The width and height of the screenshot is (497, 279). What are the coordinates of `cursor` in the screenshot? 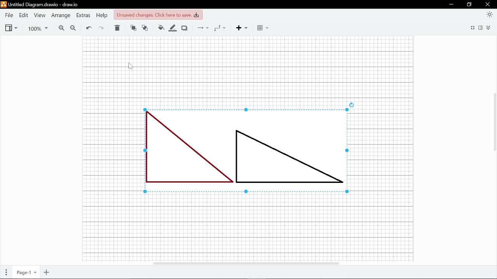 It's located at (130, 66).